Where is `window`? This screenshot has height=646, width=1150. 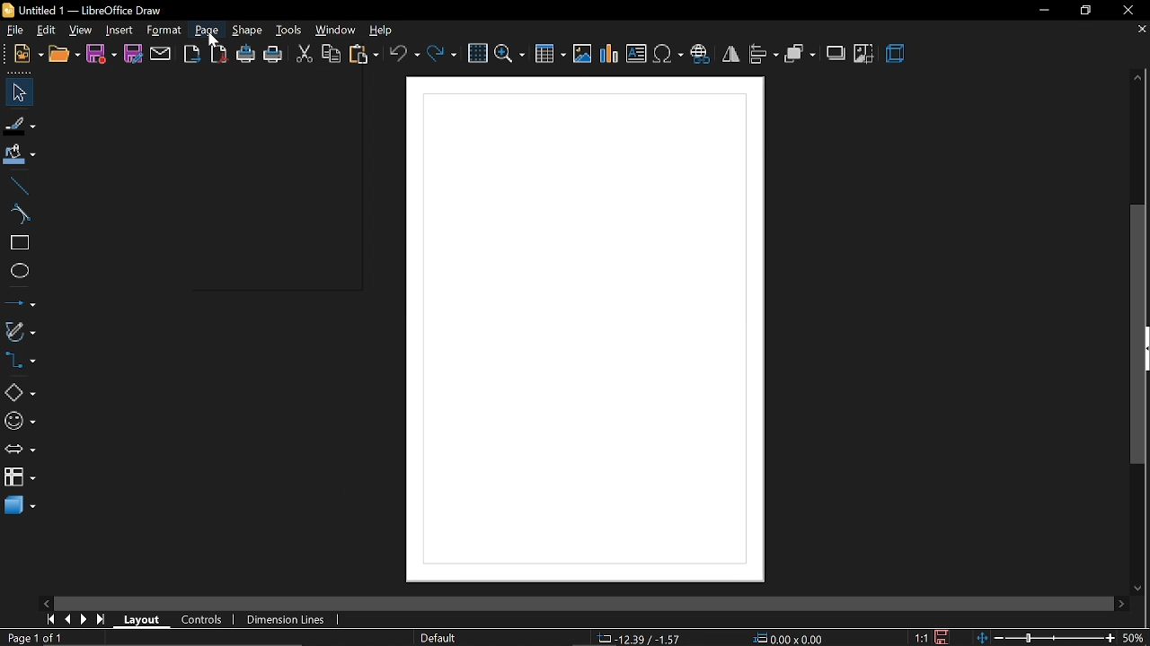 window is located at coordinates (334, 31).